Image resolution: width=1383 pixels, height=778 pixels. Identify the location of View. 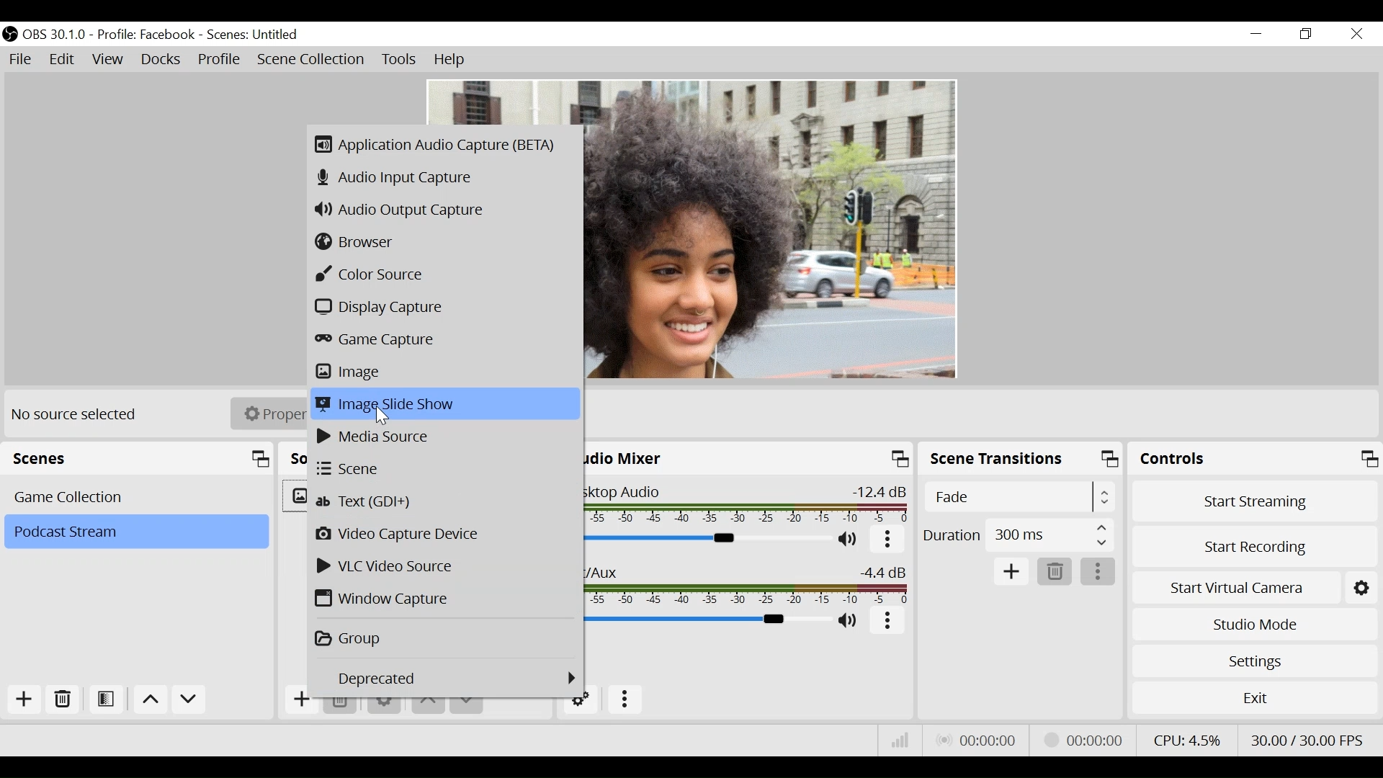
(110, 61).